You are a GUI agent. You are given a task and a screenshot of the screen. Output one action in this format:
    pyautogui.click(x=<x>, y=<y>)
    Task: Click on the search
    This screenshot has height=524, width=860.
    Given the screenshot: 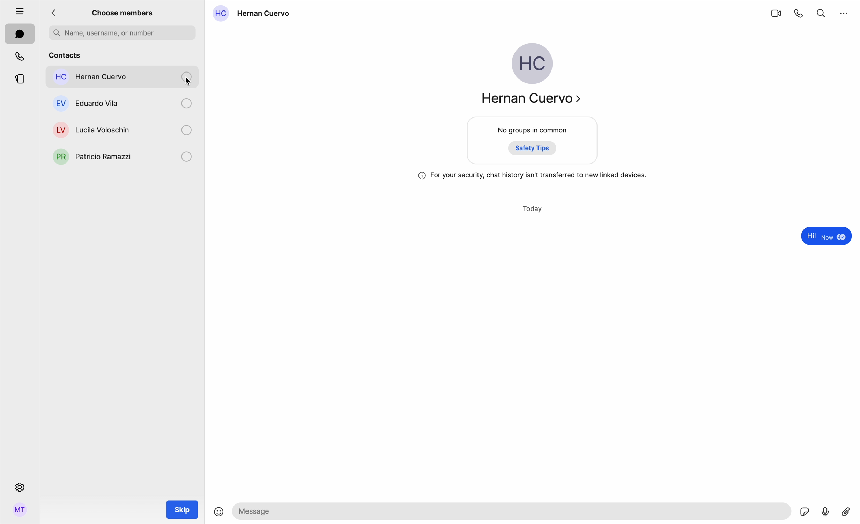 What is the action you would take?
    pyautogui.click(x=821, y=12)
    